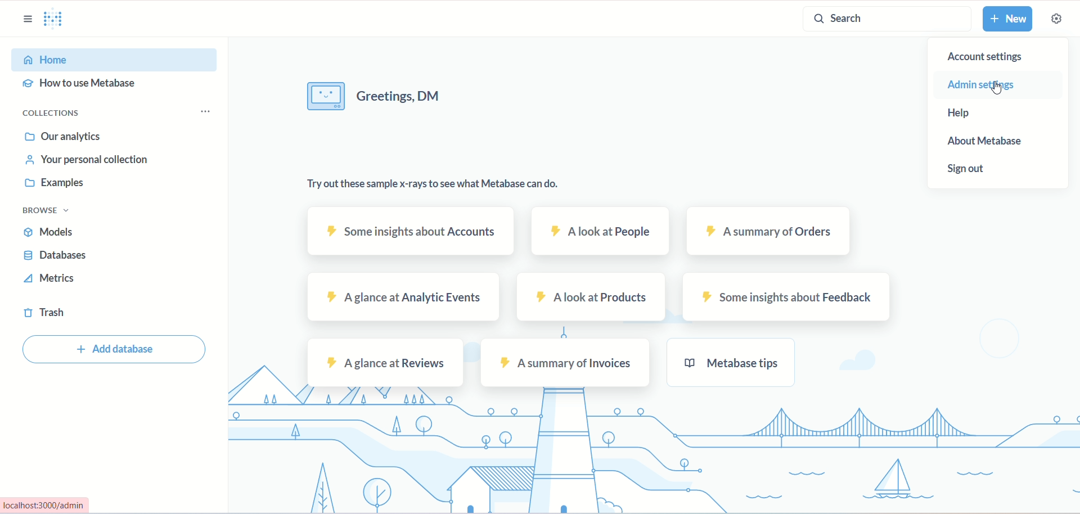 This screenshot has width=1080, height=514. Describe the element at coordinates (409, 230) in the screenshot. I see `accounts` at that location.